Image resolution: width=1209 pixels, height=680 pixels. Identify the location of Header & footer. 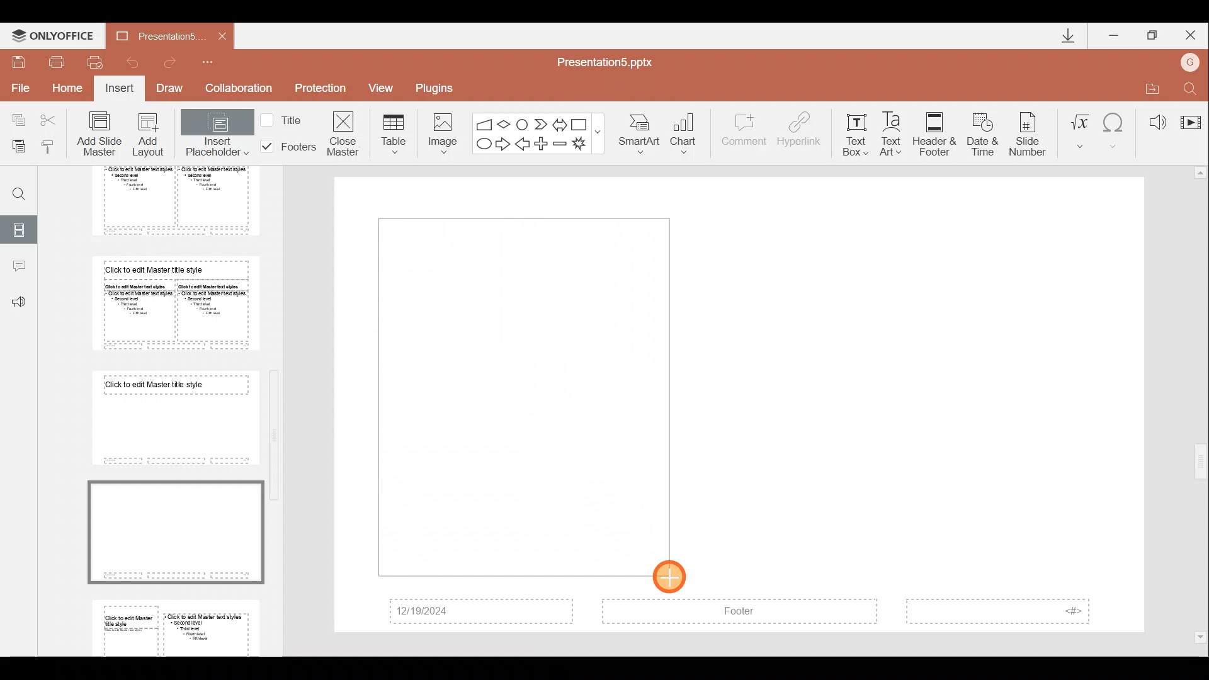
(934, 133).